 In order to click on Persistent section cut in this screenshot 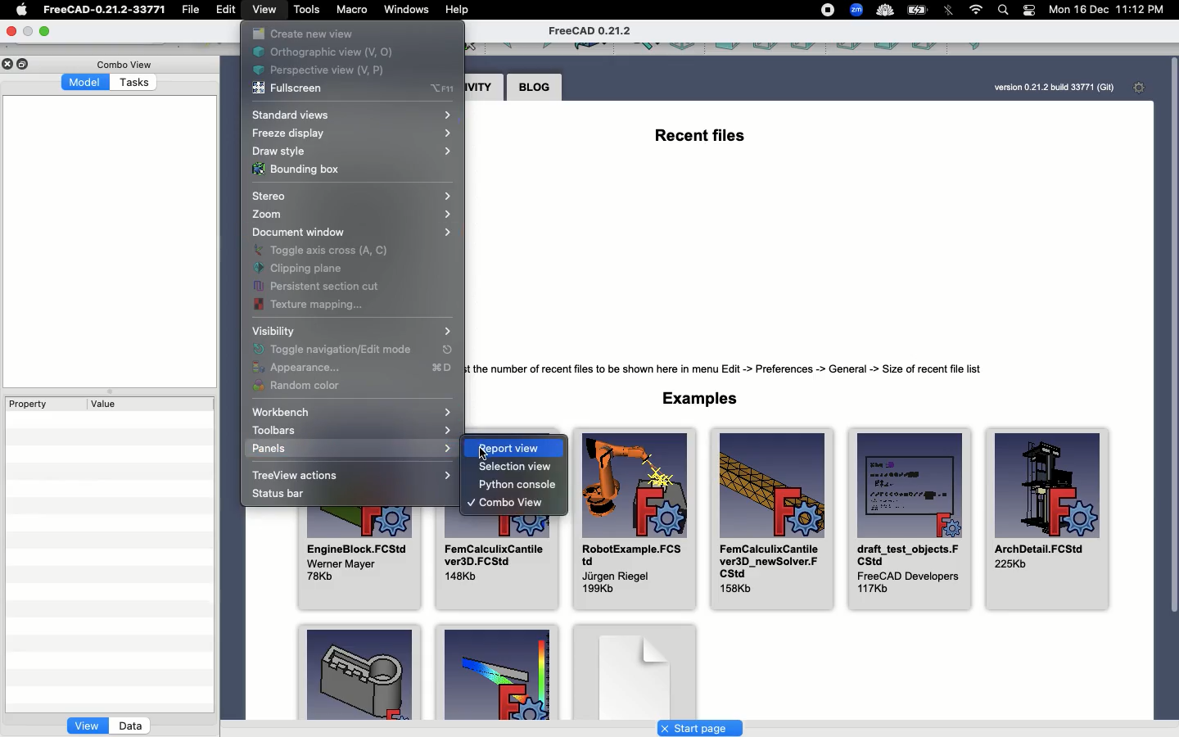, I will do `click(323, 284)`.